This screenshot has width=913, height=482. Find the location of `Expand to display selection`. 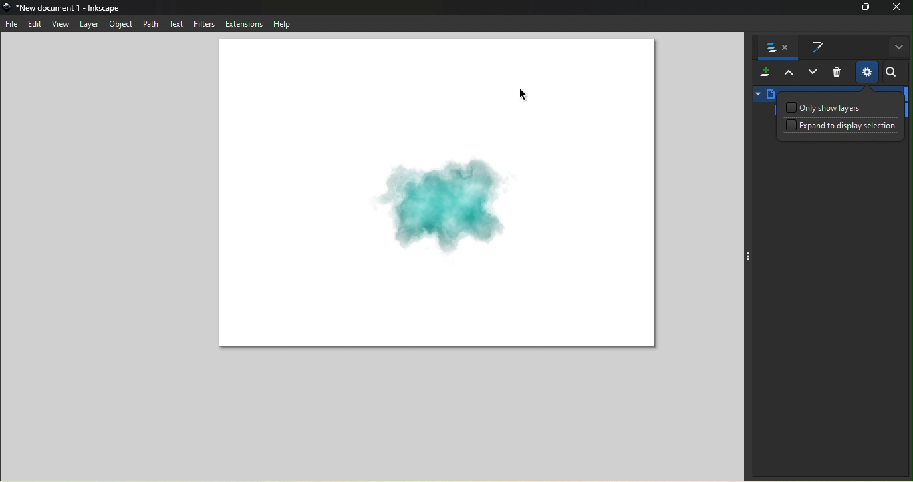

Expand to display selection is located at coordinates (842, 128).